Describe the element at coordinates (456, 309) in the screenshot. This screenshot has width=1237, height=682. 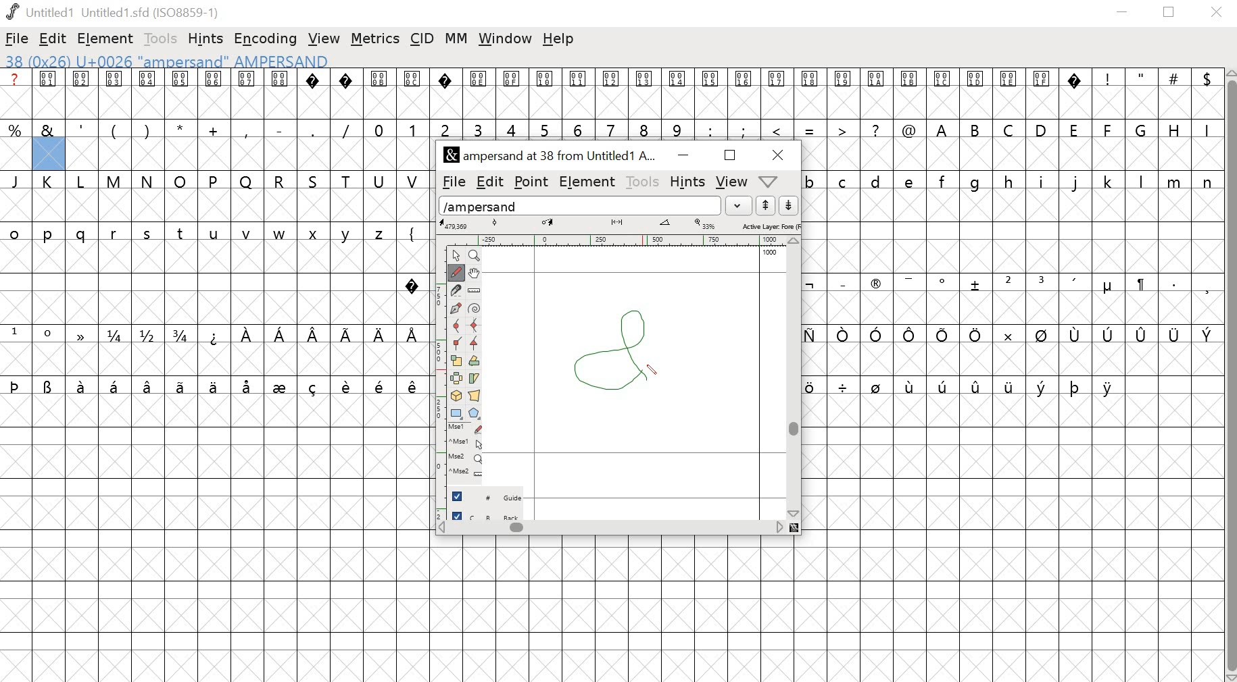
I see `drag out its control points ` at that location.